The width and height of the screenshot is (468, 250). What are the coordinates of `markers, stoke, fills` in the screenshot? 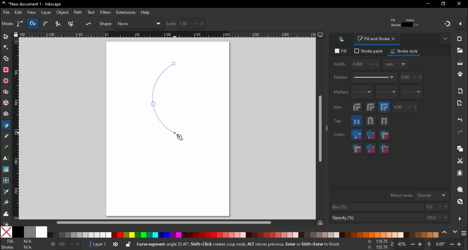 It's located at (385, 149).